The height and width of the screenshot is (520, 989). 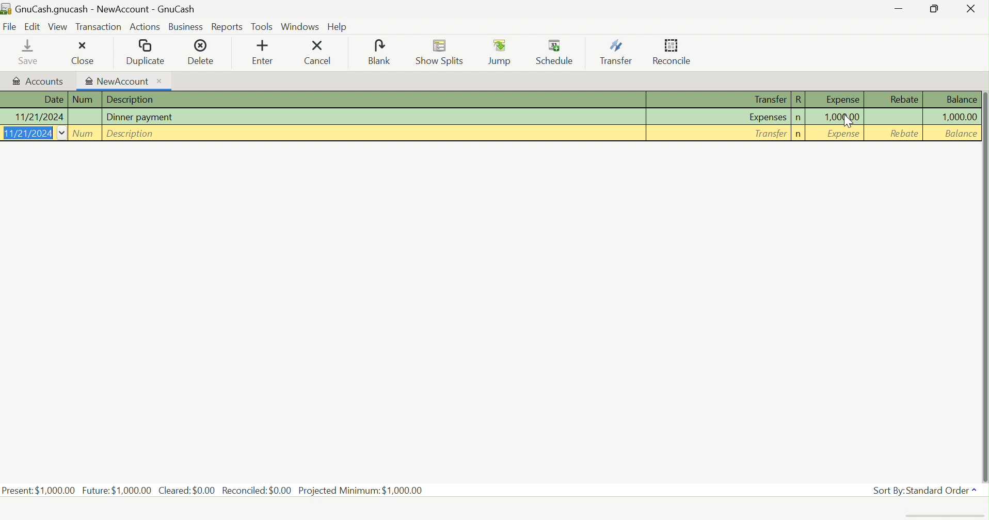 I want to click on Description, so click(x=133, y=134).